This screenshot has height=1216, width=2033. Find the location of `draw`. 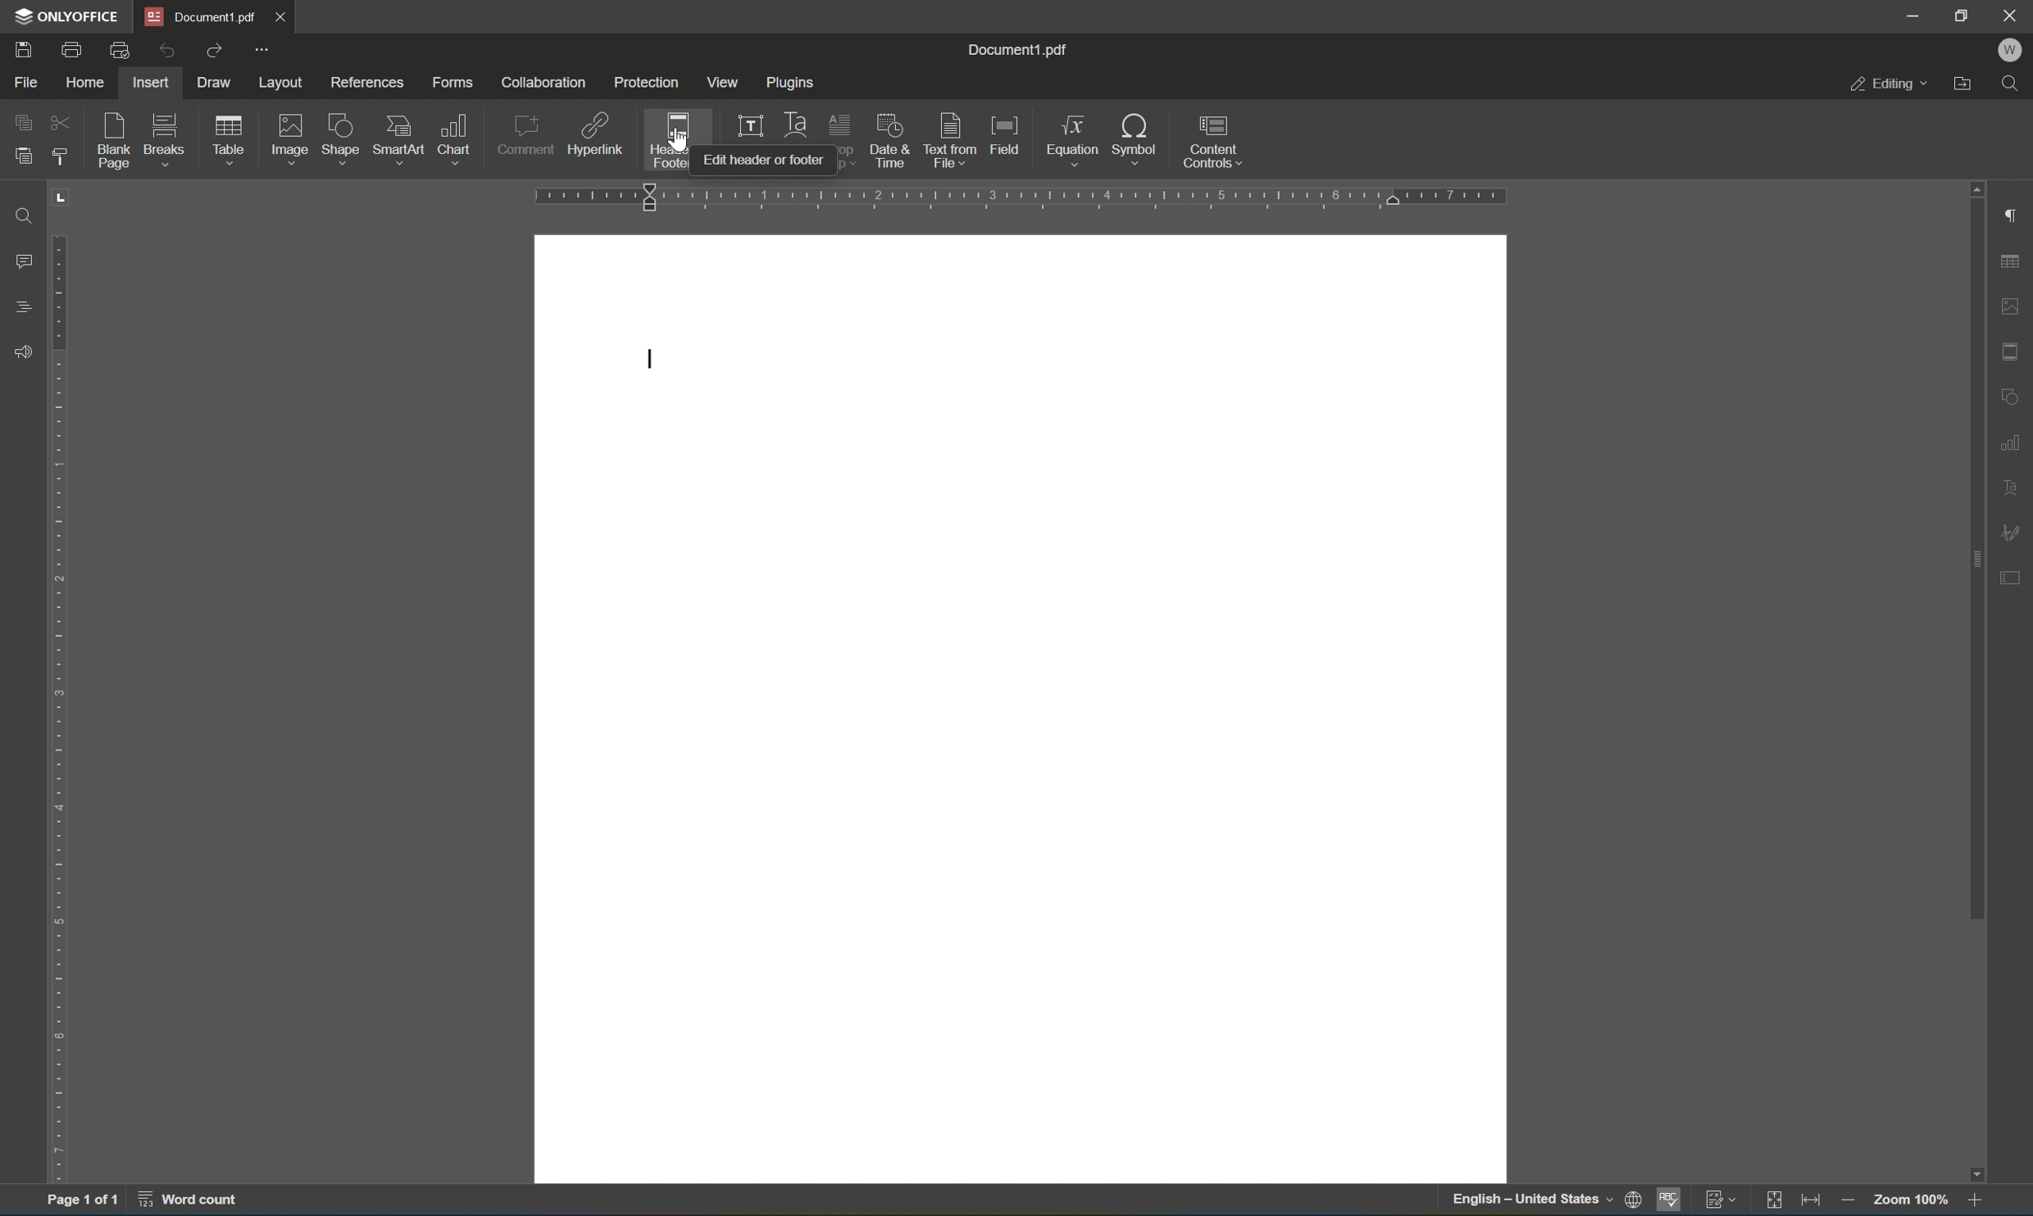

draw is located at coordinates (221, 83).